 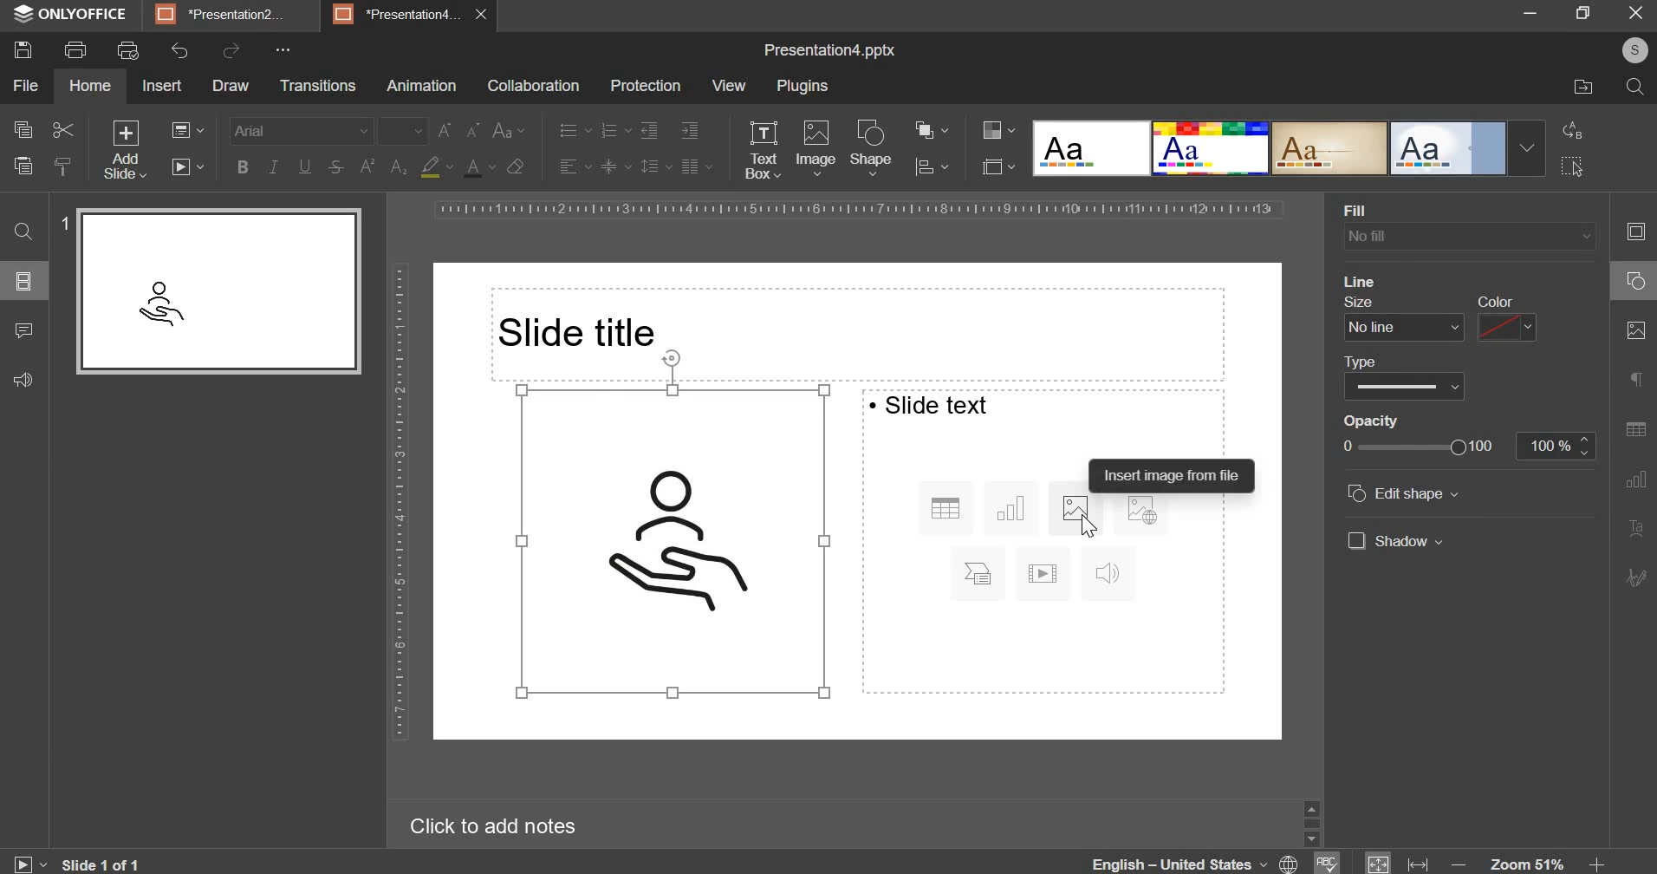 I want to click on decrease zoom, so click(x=1462, y=864).